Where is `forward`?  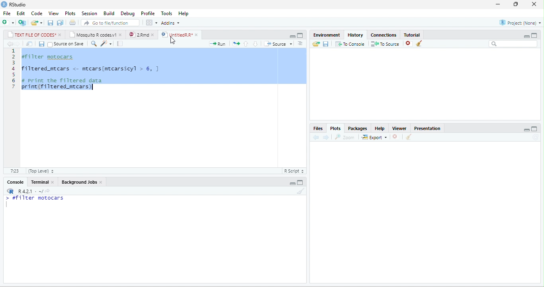 forward is located at coordinates (18, 44).